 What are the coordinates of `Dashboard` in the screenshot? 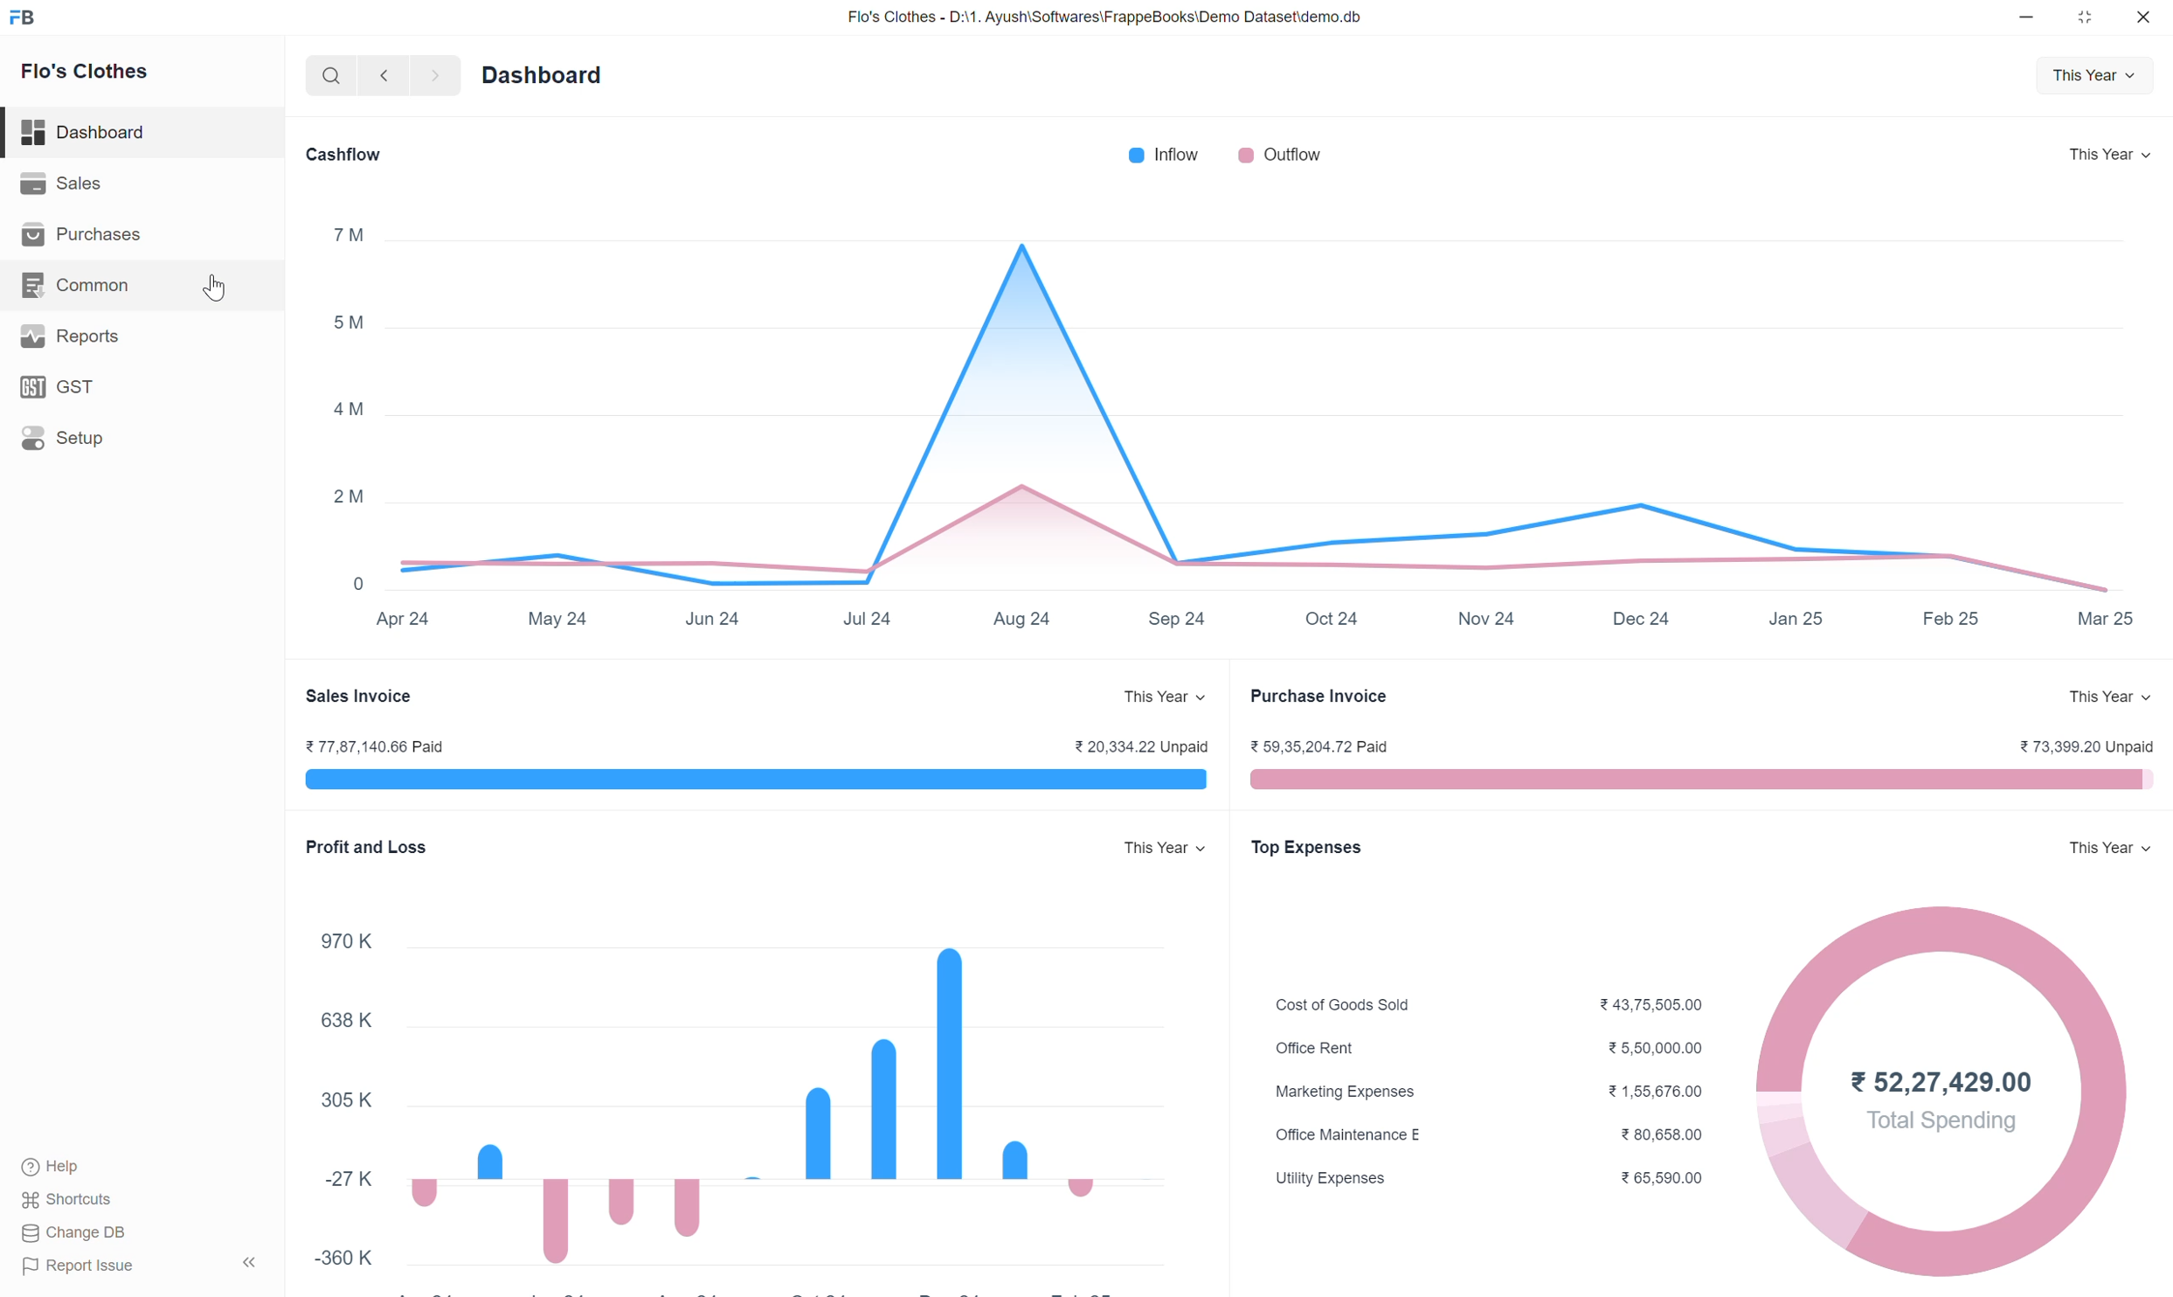 It's located at (93, 132).